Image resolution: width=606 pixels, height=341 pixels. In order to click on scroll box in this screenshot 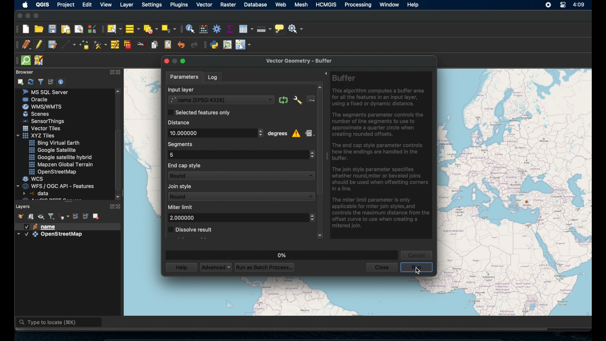, I will do `click(320, 142)`.